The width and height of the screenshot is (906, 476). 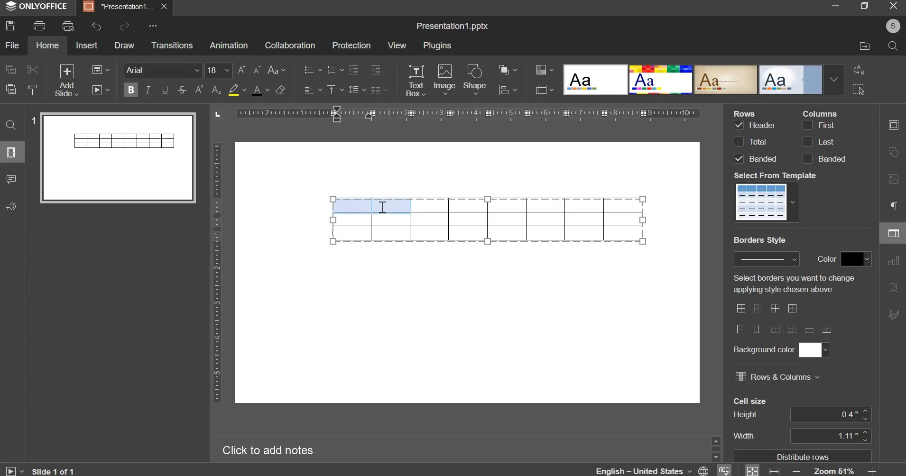 I want to click on horizontal scale, so click(x=456, y=115).